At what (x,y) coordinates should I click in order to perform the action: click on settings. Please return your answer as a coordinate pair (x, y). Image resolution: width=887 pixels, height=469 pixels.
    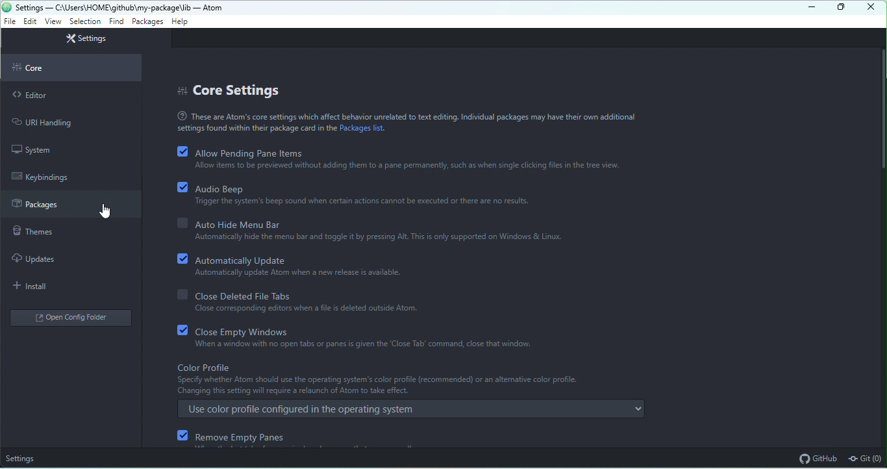
    Looking at the image, I should click on (23, 458).